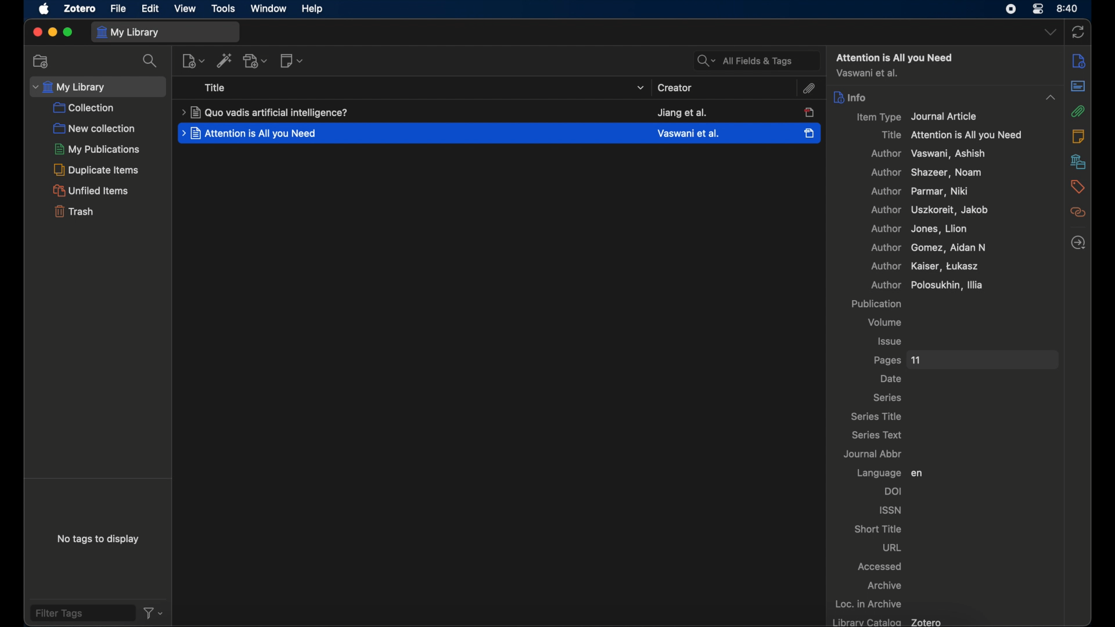 This screenshot has height=627, width=1115. Describe the element at coordinates (414, 135) in the screenshot. I see `highlighted item` at that location.